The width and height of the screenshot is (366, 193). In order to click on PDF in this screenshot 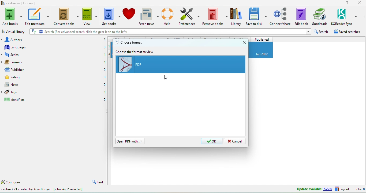, I will do `click(181, 65)`.